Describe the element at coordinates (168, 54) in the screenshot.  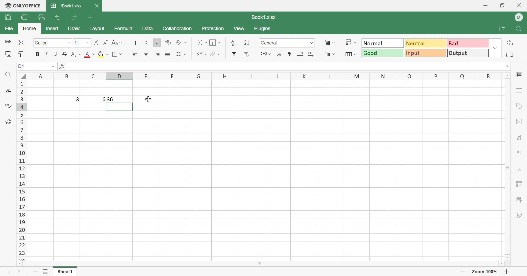
I see `Justified` at that location.